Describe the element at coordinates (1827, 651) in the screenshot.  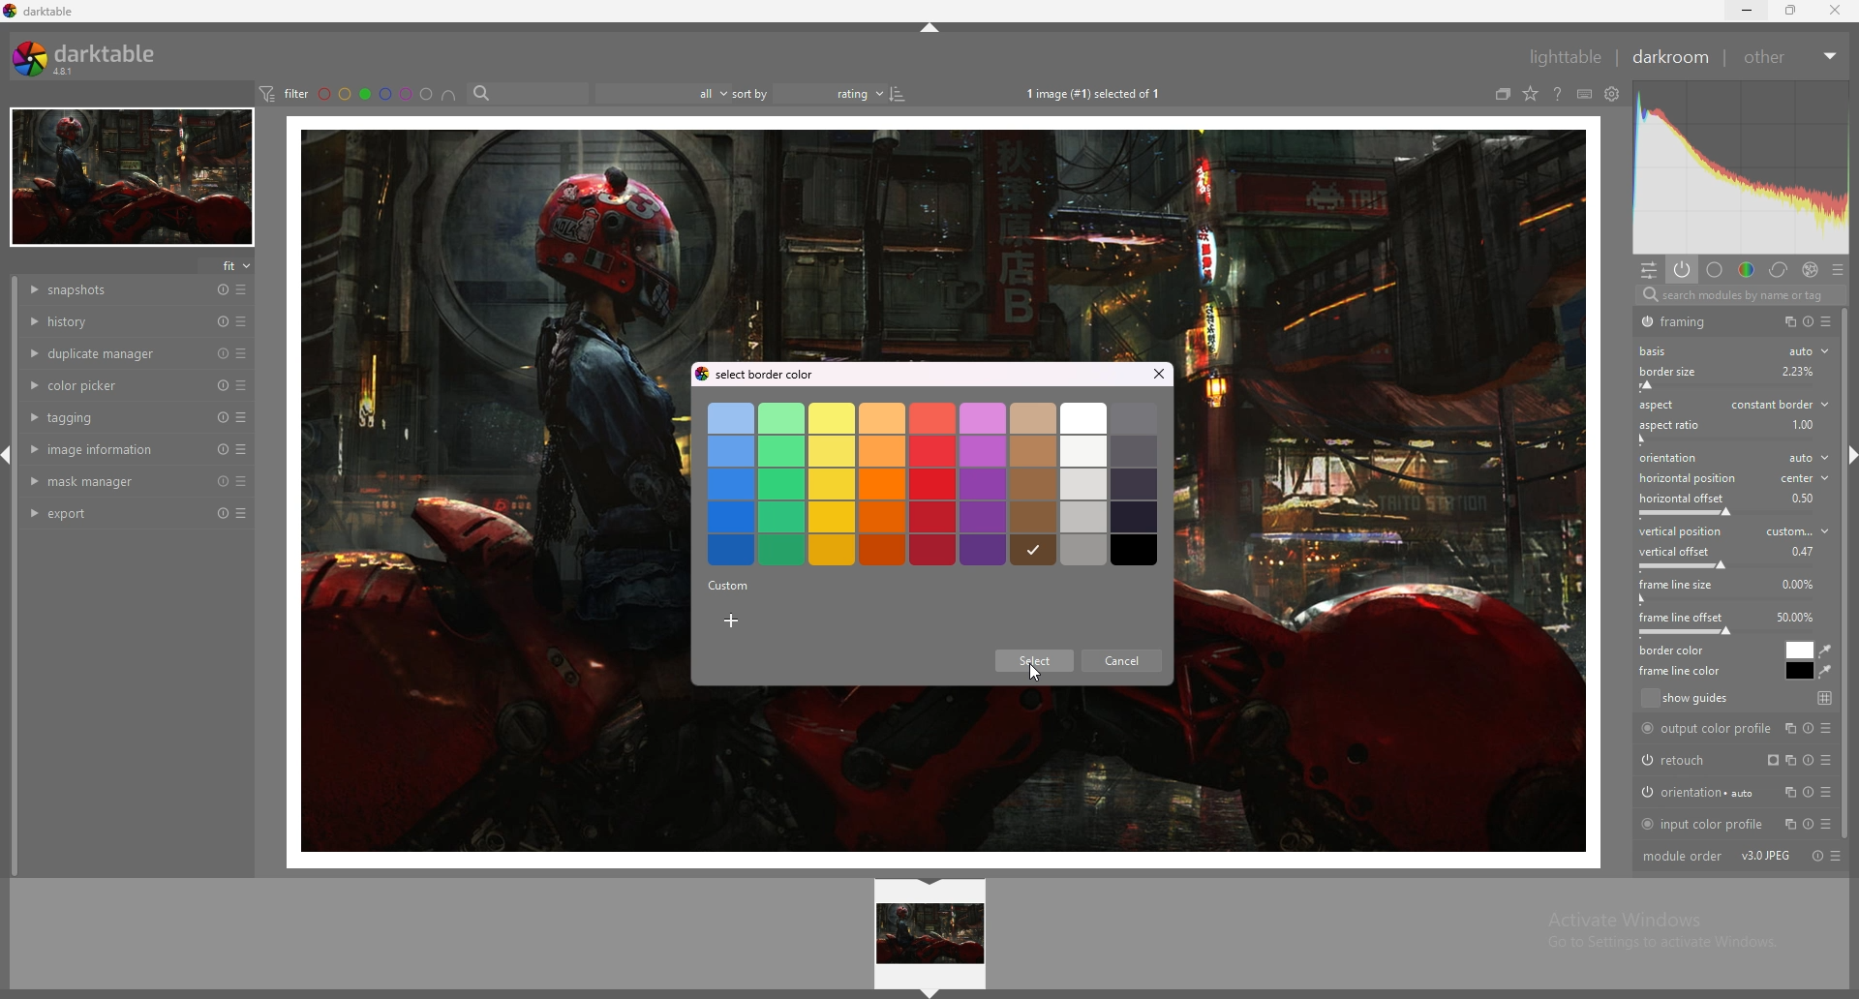
I see `waterdrop` at that location.